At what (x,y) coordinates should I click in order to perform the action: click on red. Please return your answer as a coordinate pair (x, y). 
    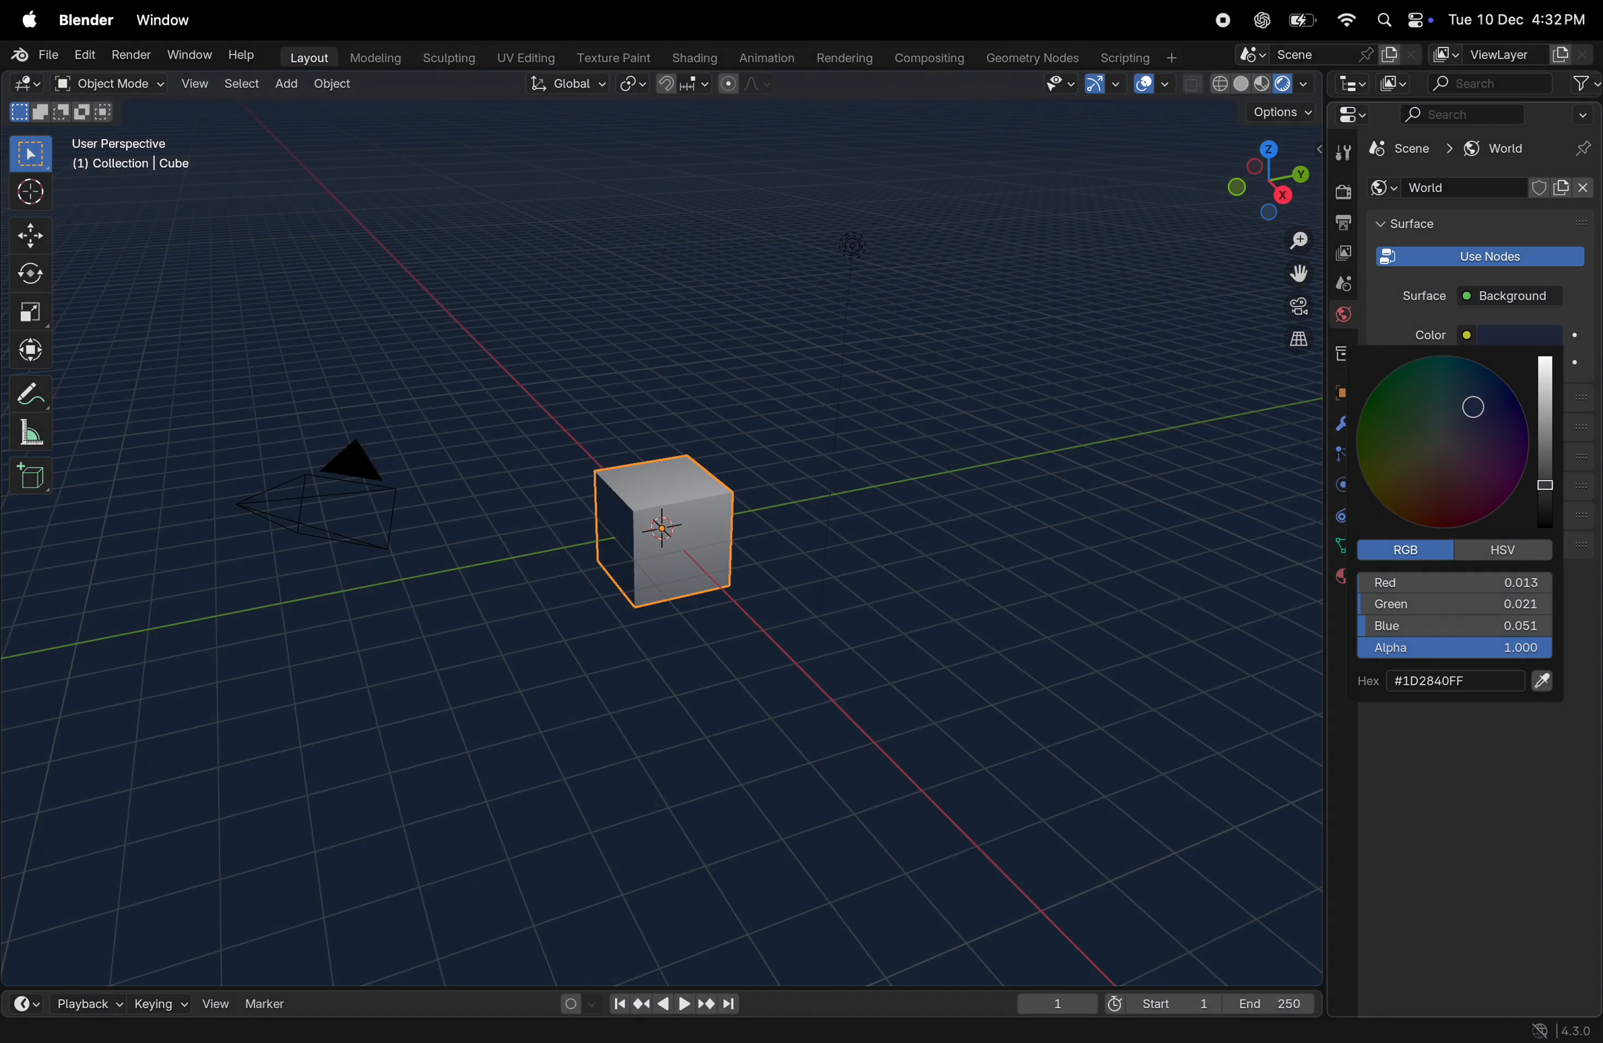
    Looking at the image, I should click on (1453, 581).